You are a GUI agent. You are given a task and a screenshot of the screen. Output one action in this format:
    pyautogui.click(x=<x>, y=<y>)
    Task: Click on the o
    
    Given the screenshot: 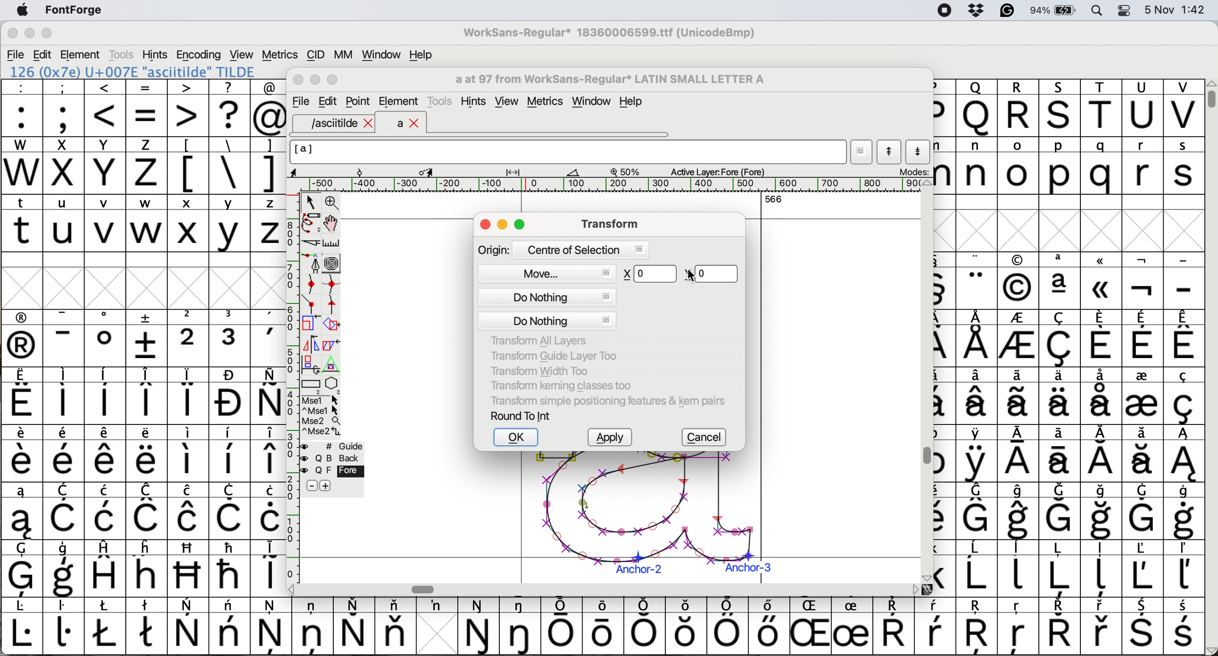 What is the action you would take?
    pyautogui.click(x=1019, y=167)
    